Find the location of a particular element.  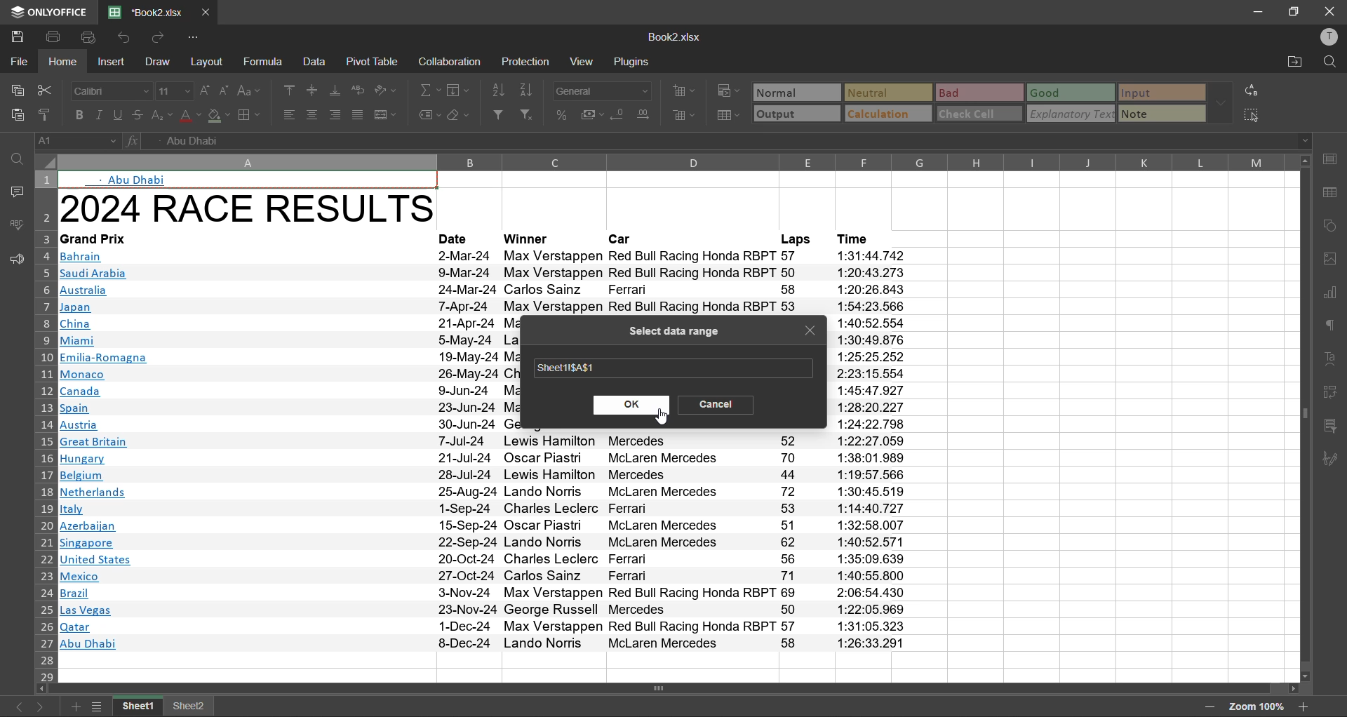

replace is located at coordinates (1254, 88).